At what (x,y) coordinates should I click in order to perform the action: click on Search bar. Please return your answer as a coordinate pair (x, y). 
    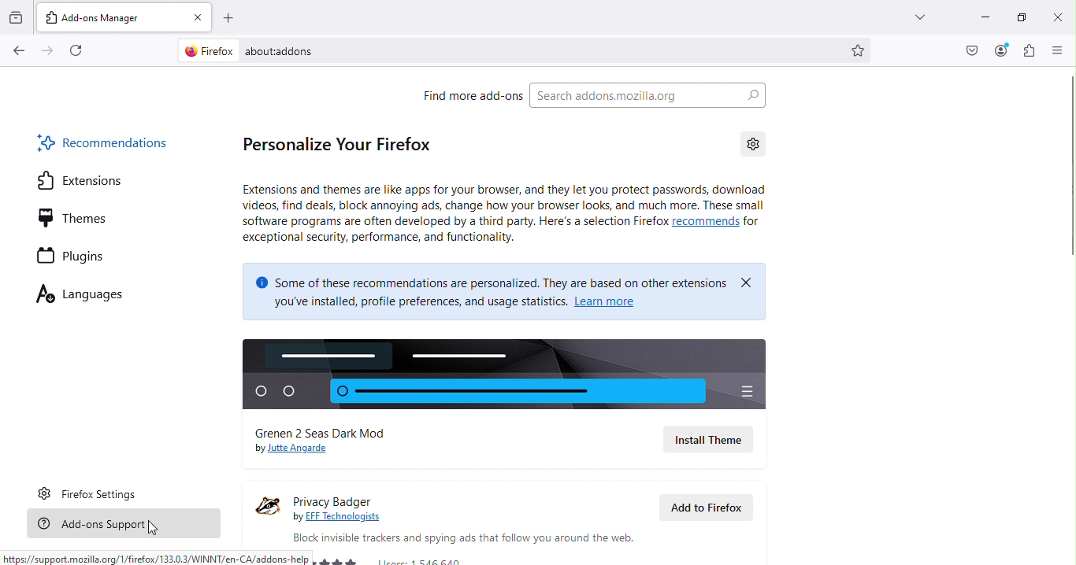
    Looking at the image, I should click on (647, 96).